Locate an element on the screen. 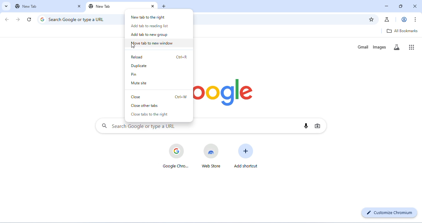 The width and height of the screenshot is (422, 223). add bookmark is located at coordinates (370, 19).